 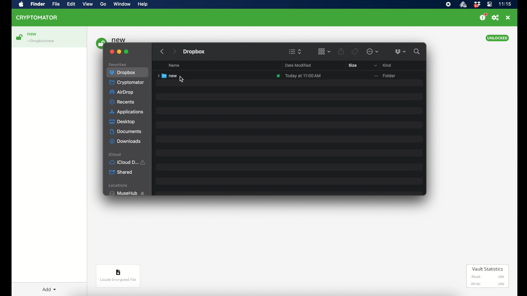 What do you see at coordinates (32, 34) in the screenshot?
I see `new` at bounding box center [32, 34].